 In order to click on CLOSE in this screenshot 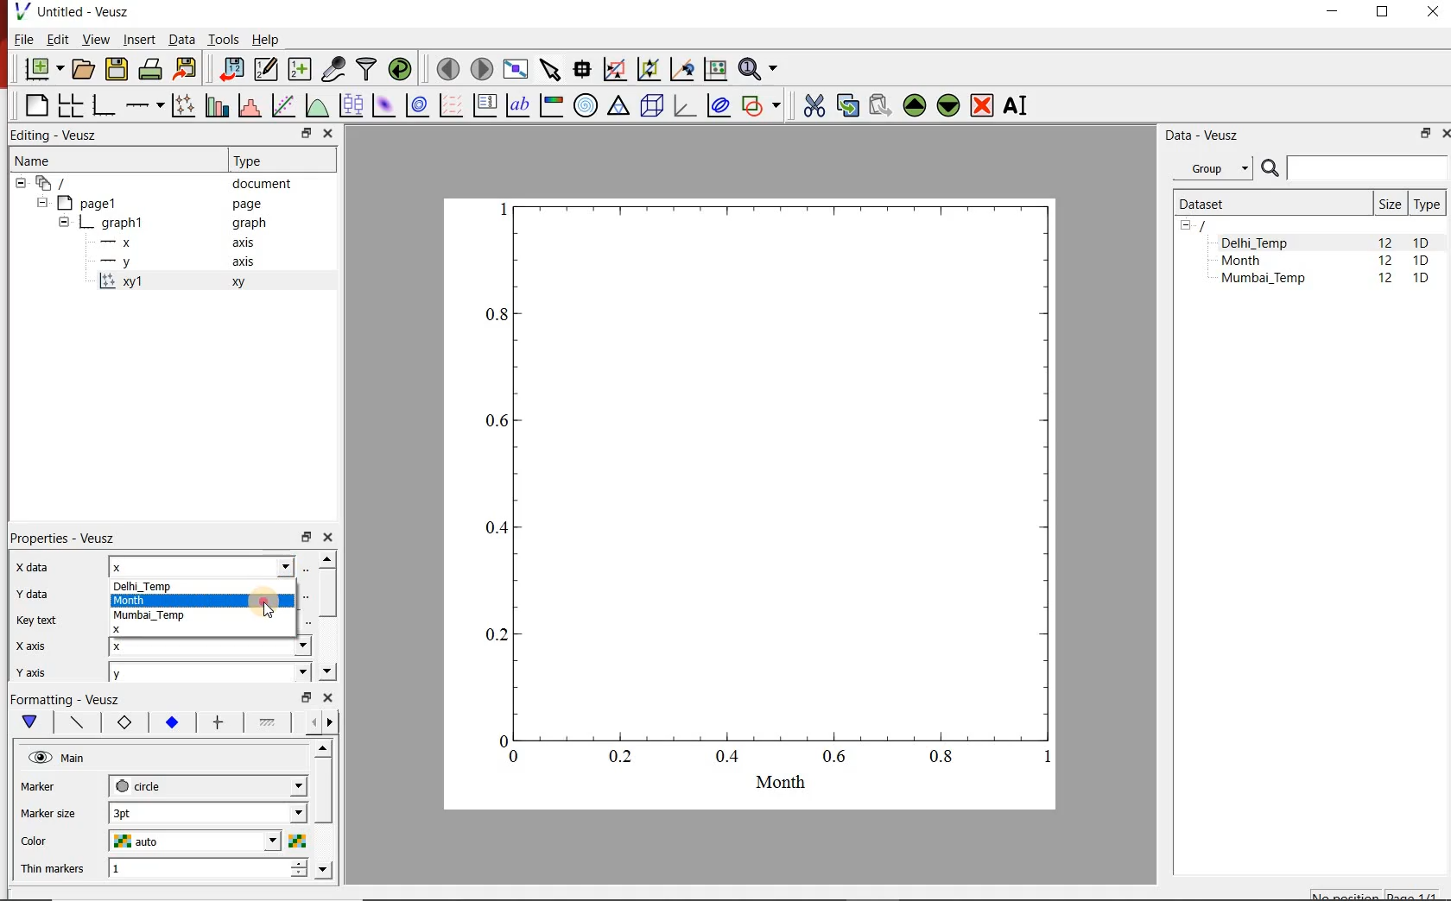, I will do `click(1430, 11)`.